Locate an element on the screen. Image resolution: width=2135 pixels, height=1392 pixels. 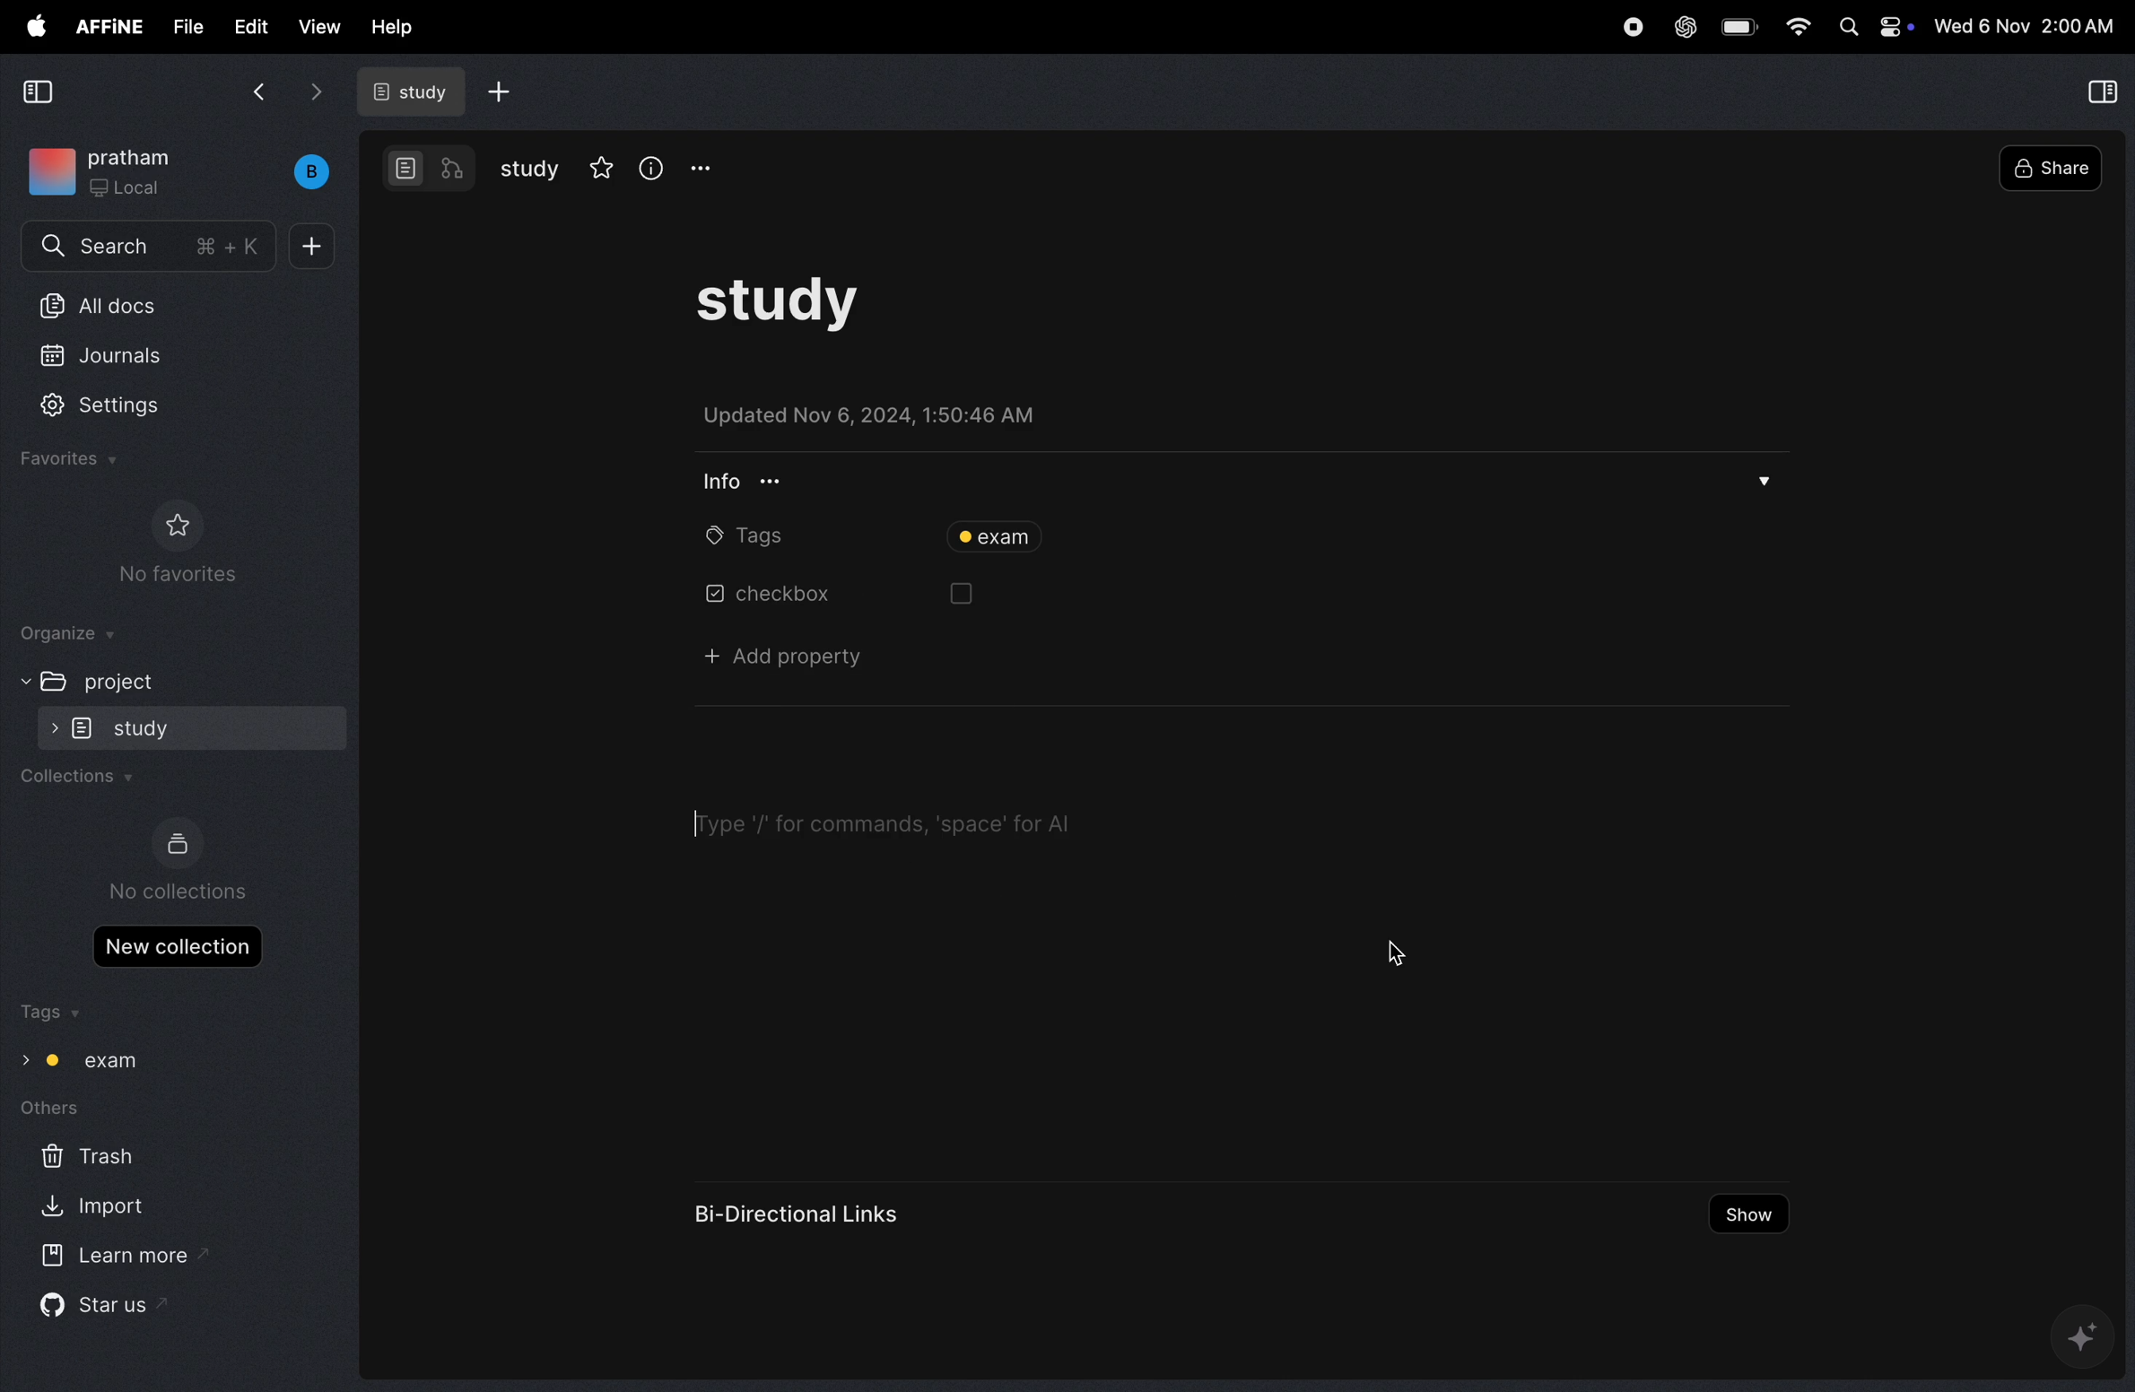
checkbox is located at coordinates (982, 600).